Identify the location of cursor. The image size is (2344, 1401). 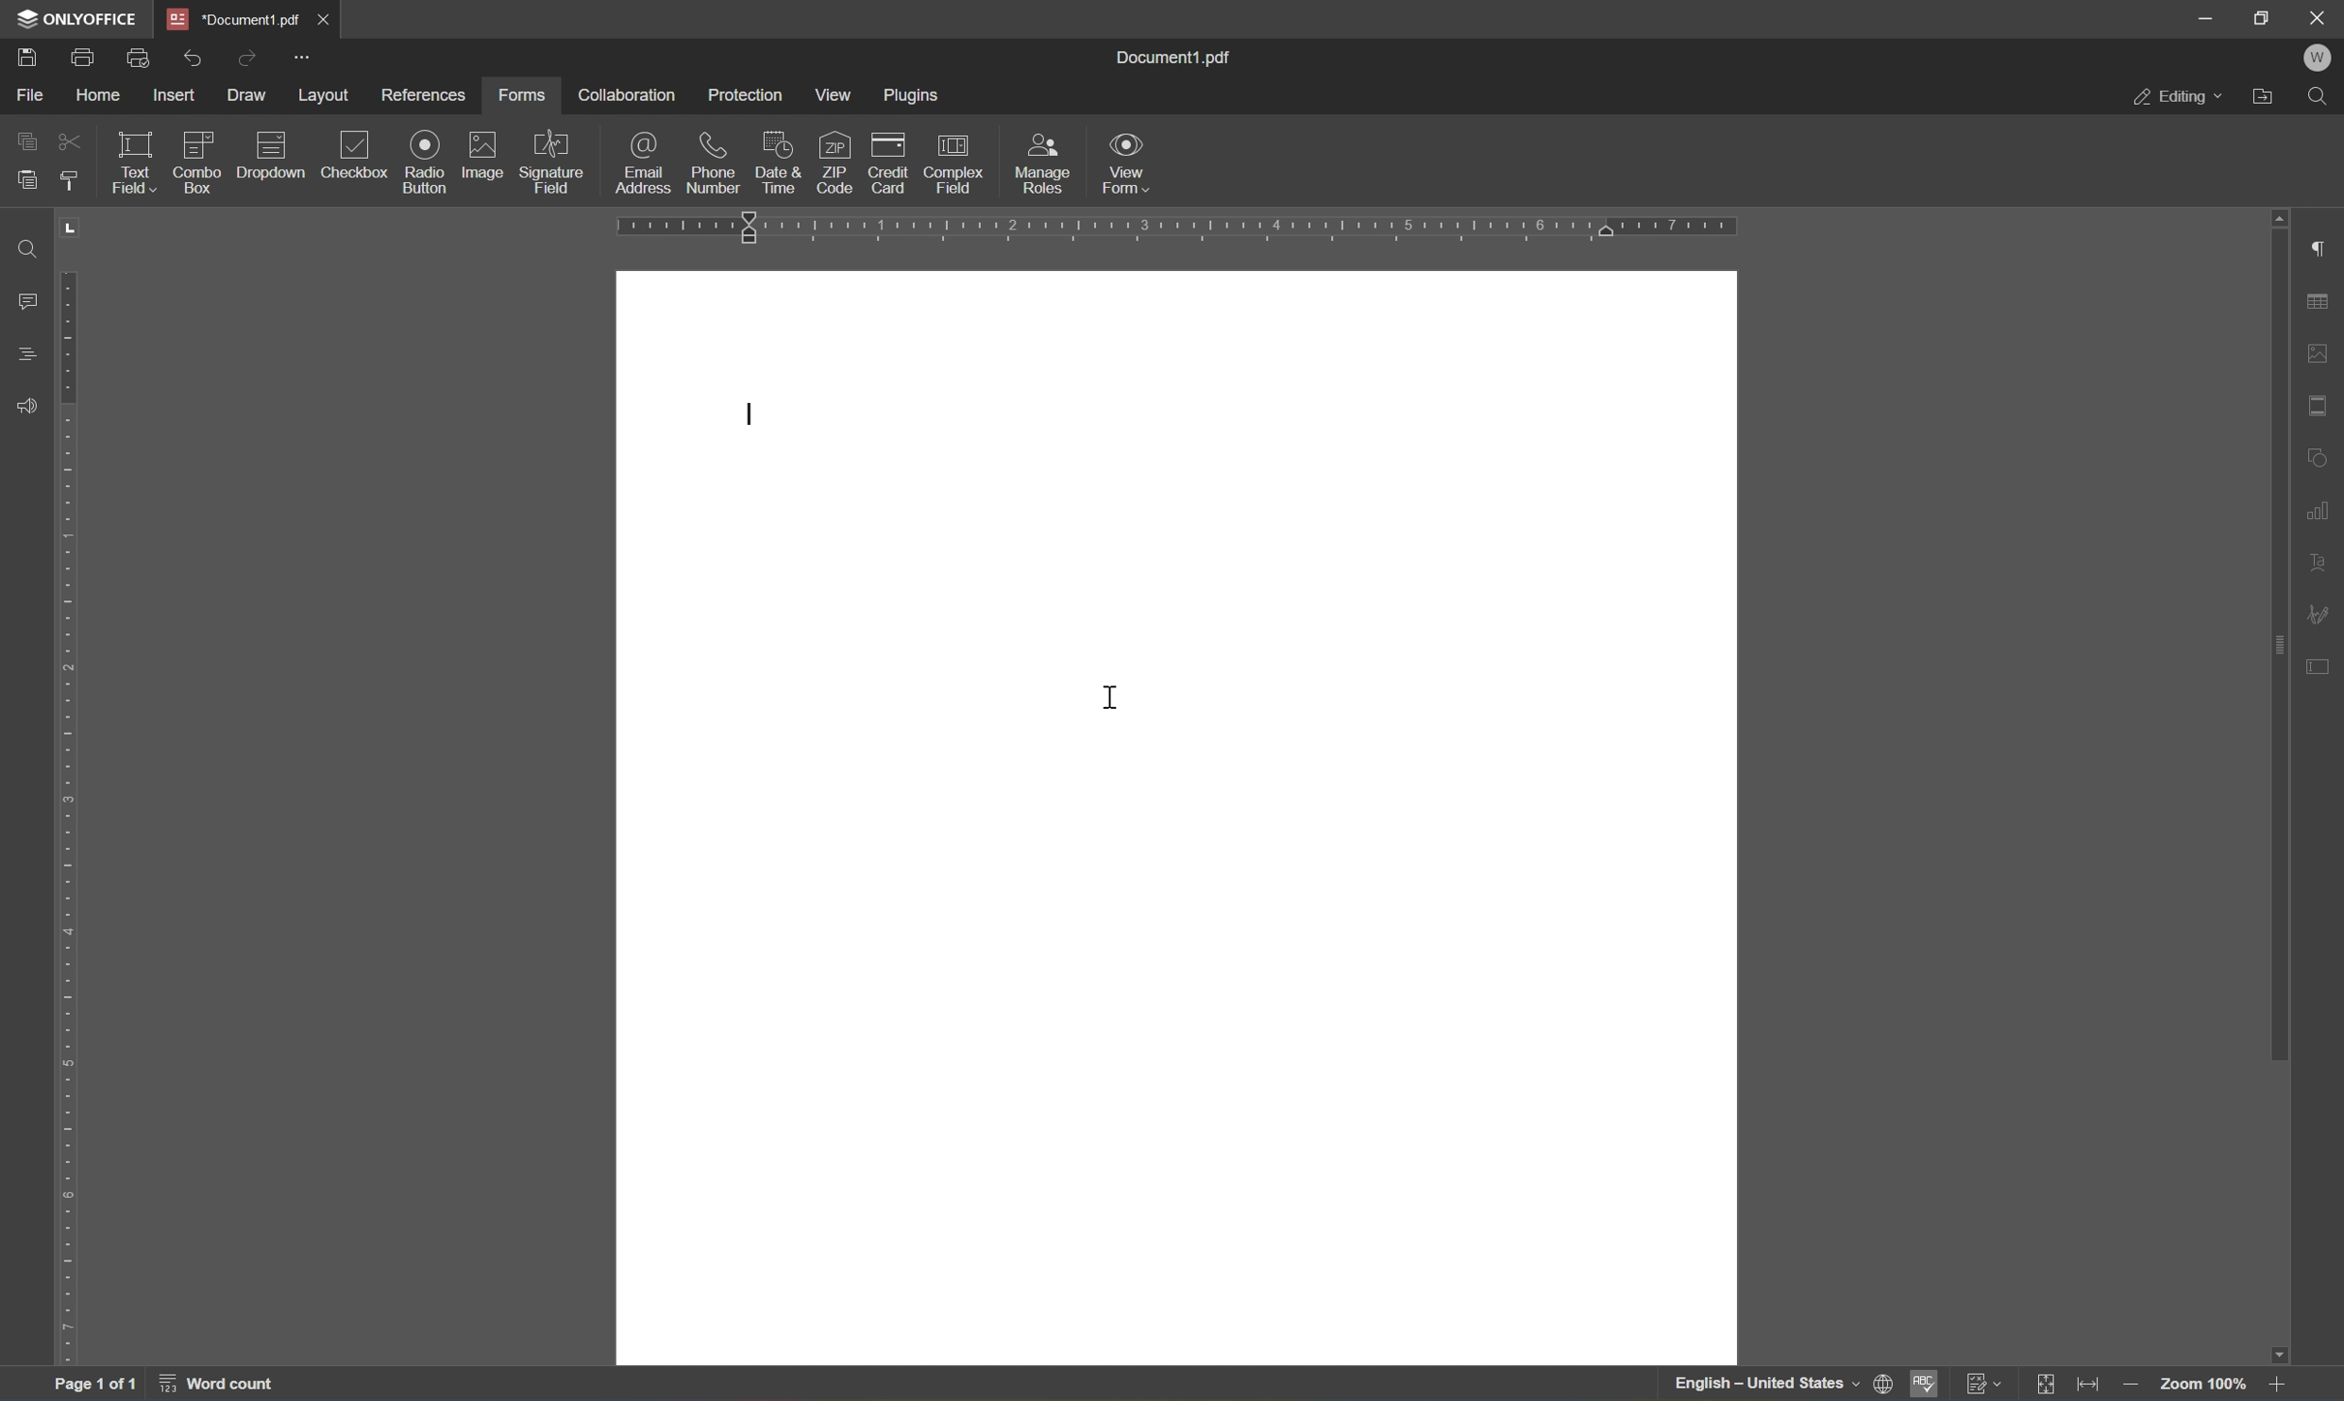
(1108, 694).